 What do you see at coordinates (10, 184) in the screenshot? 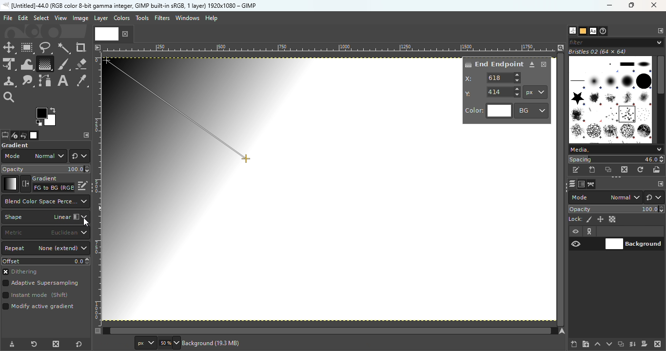
I see `Gradient` at bounding box center [10, 184].